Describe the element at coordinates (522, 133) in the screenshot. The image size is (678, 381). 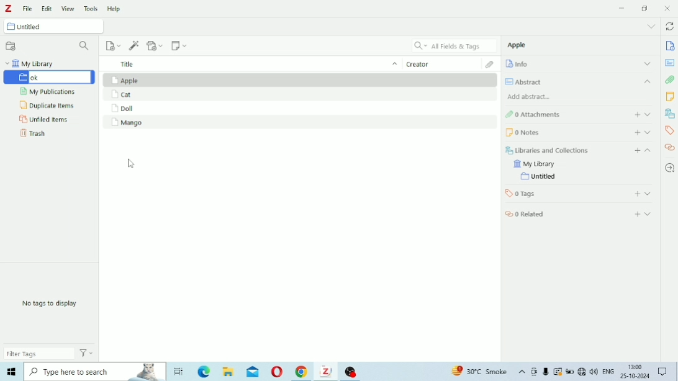
I see `Notes` at that location.